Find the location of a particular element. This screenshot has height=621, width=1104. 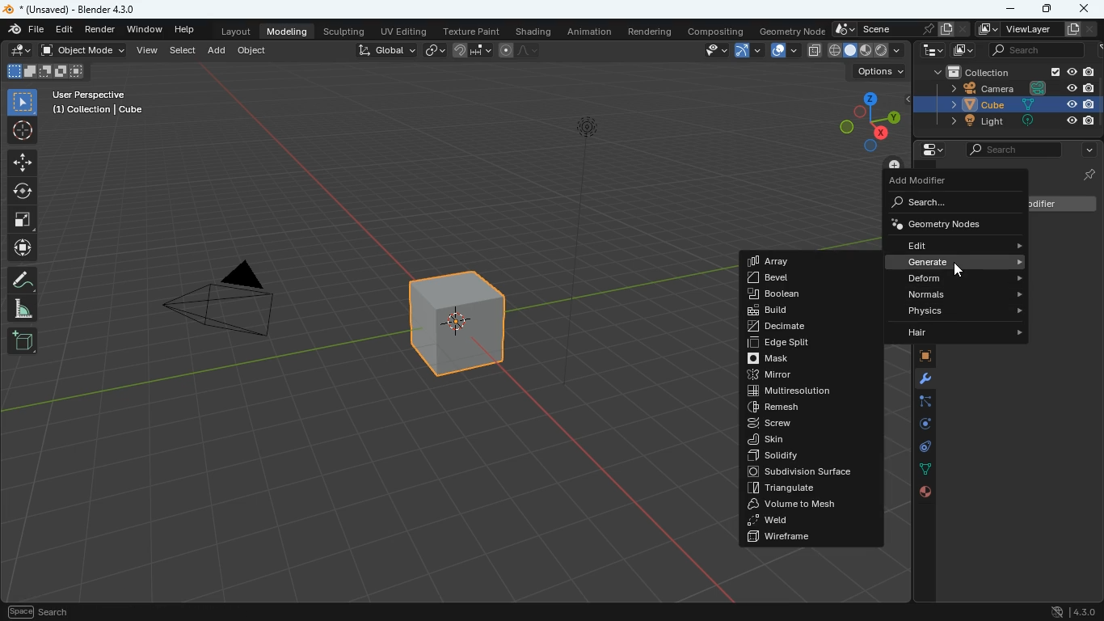

object is located at coordinates (254, 53).